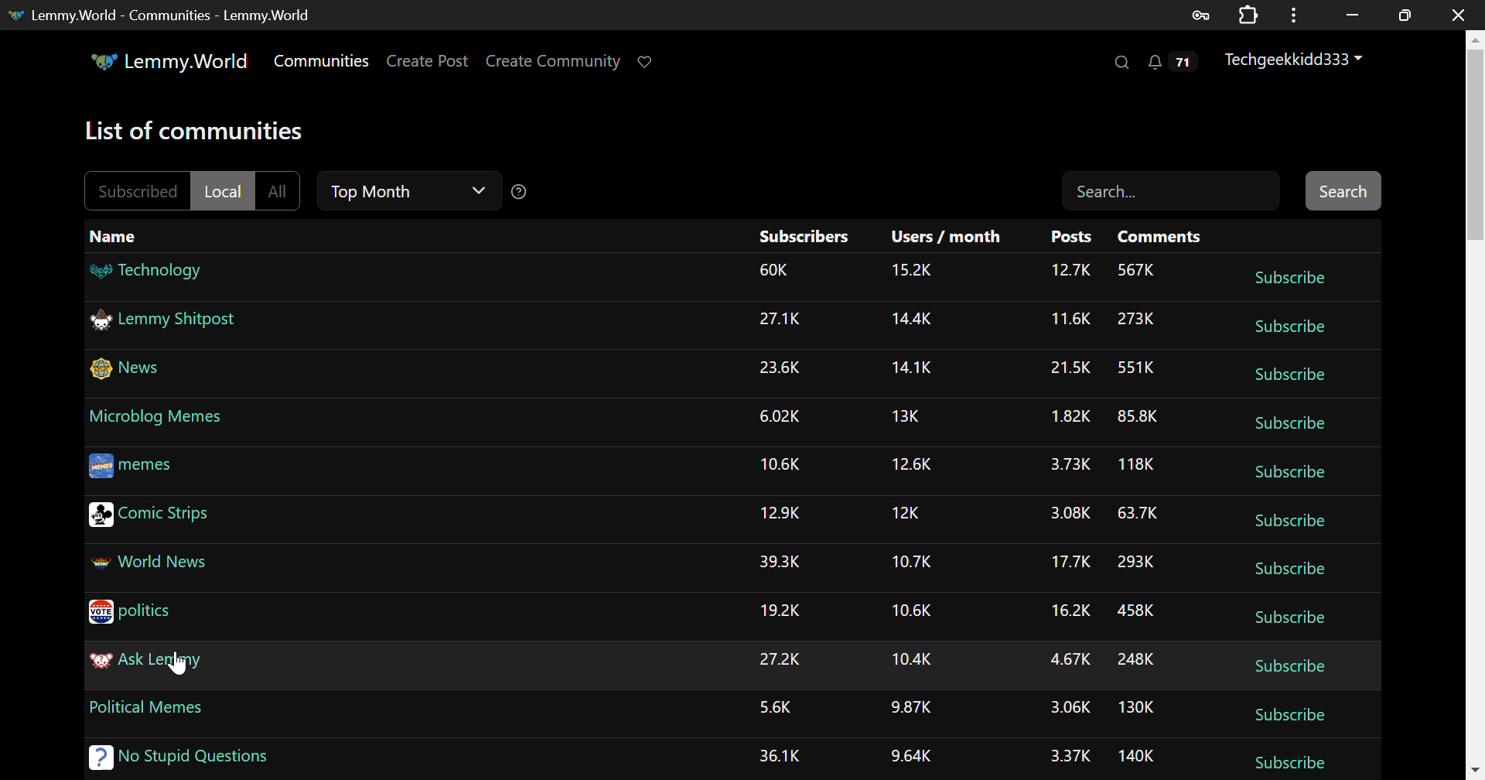 The height and width of the screenshot is (780, 1485). I want to click on Amount, so click(1062, 561).